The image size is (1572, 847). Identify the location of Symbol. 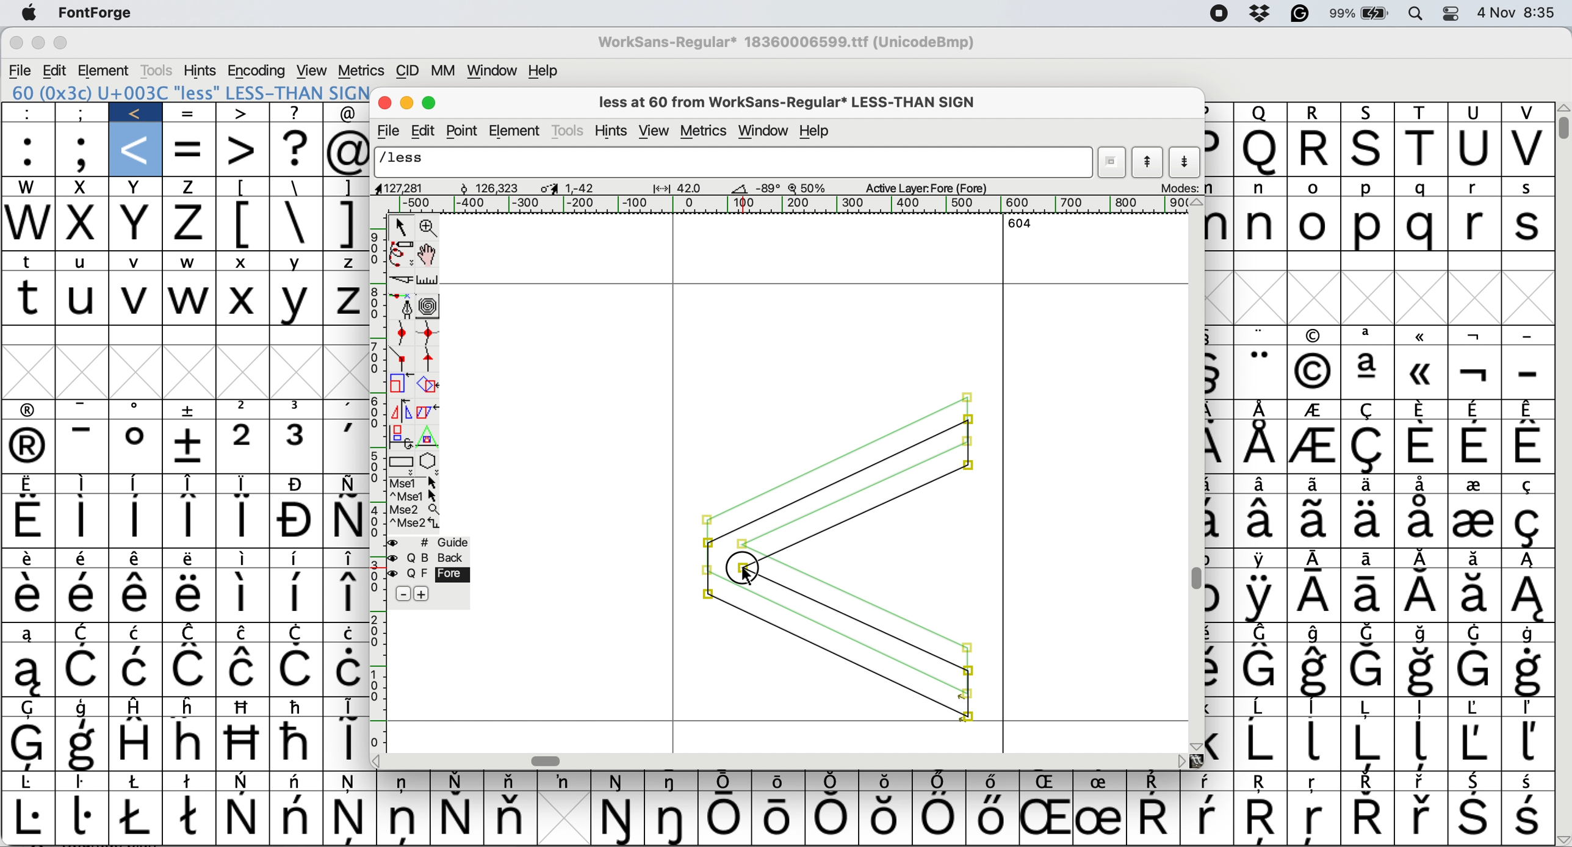
(1260, 784).